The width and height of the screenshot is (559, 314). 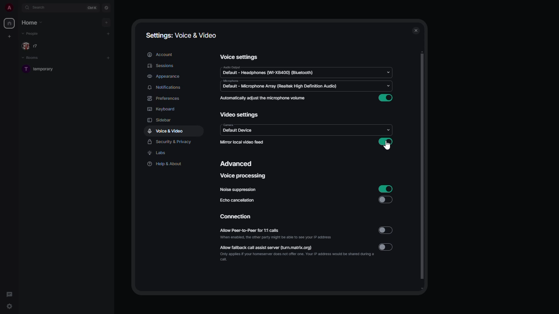 What do you see at coordinates (9, 293) in the screenshot?
I see `threads` at bounding box center [9, 293].